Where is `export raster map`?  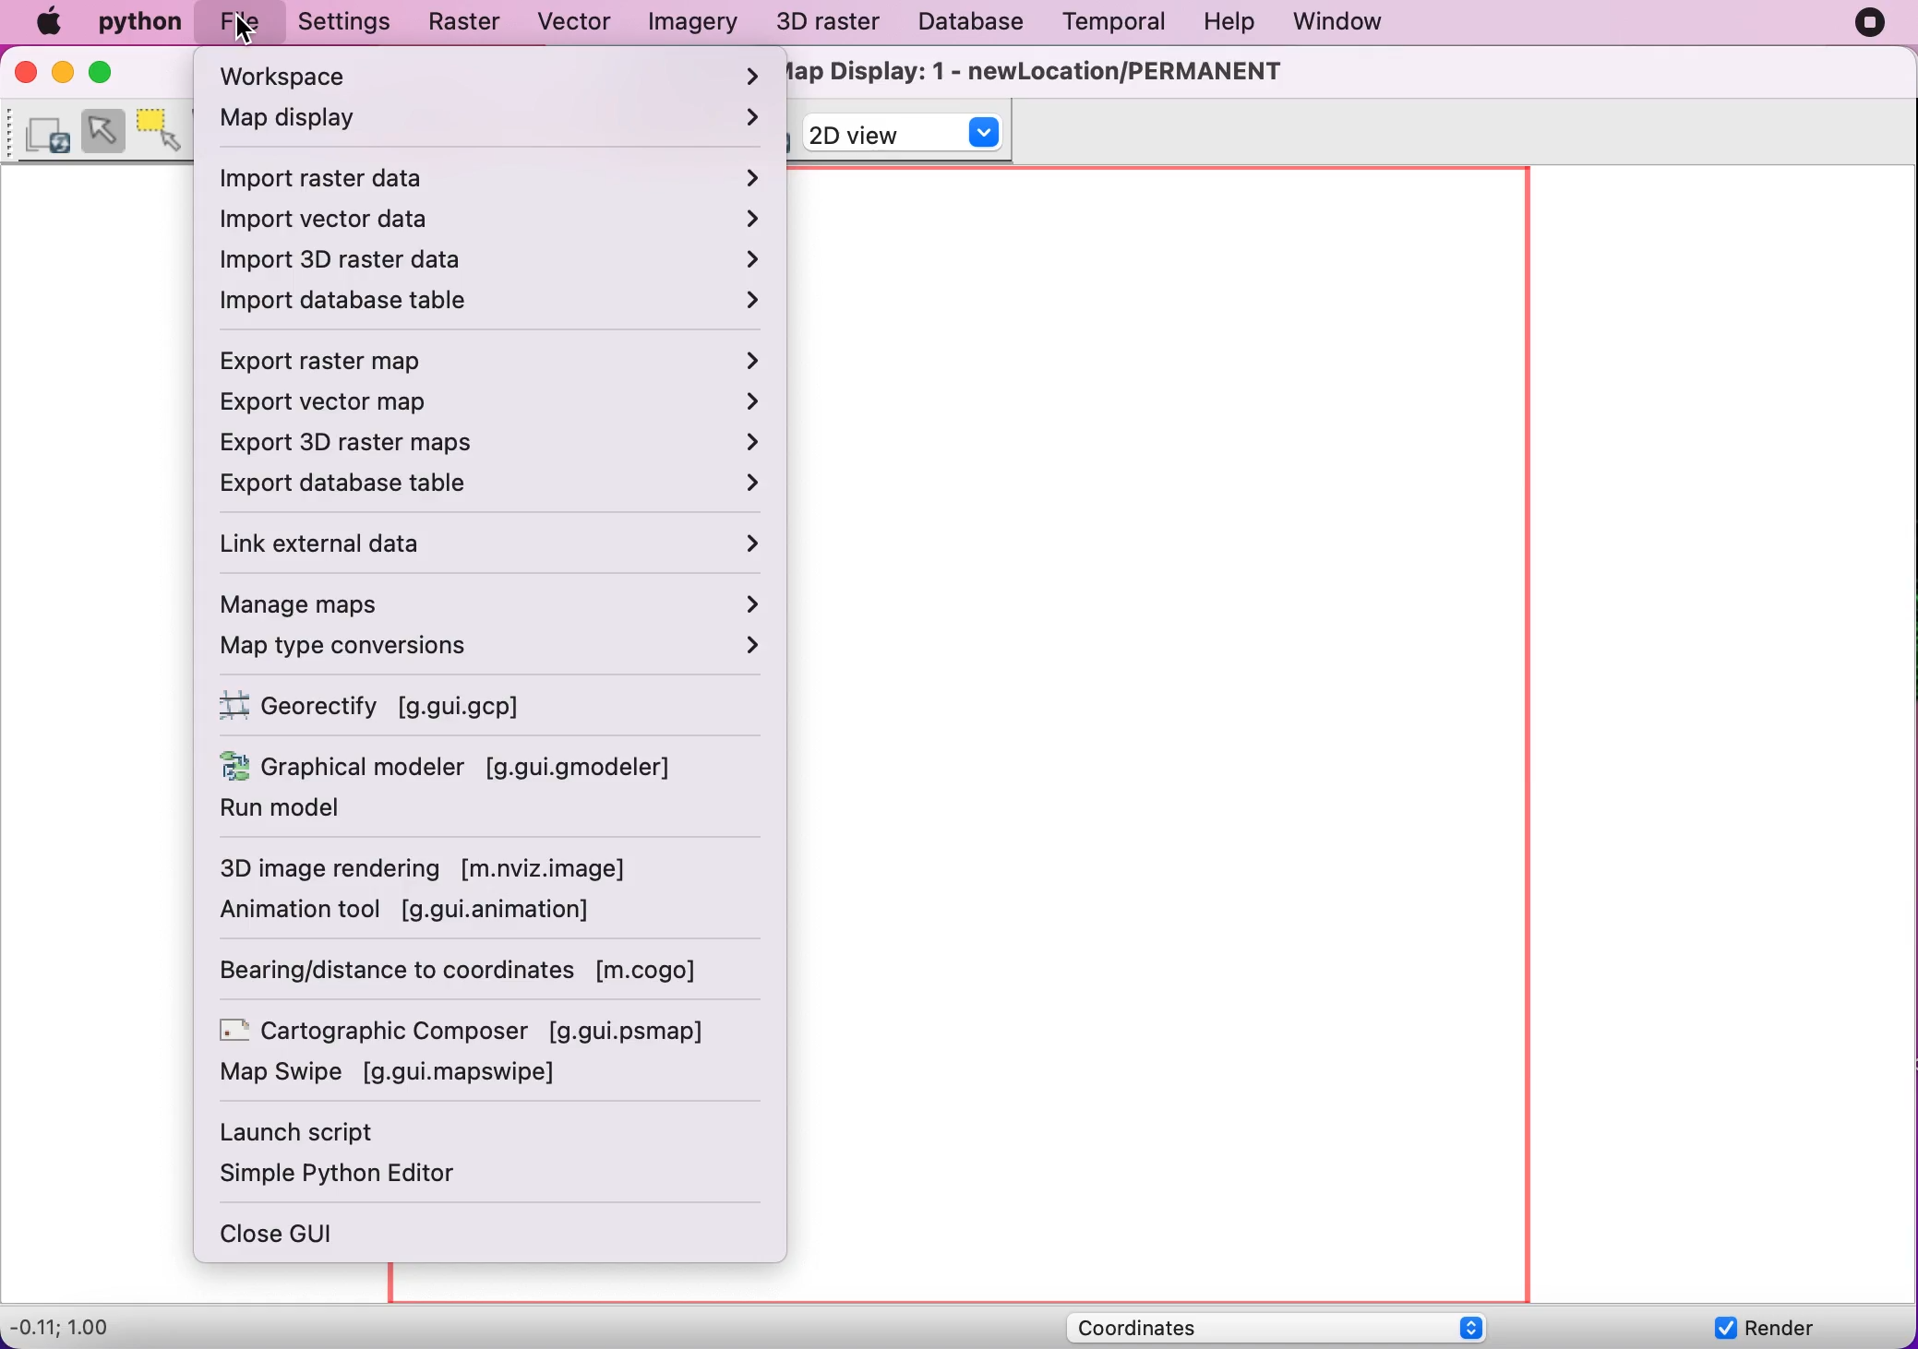
export raster map is located at coordinates (501, 358).